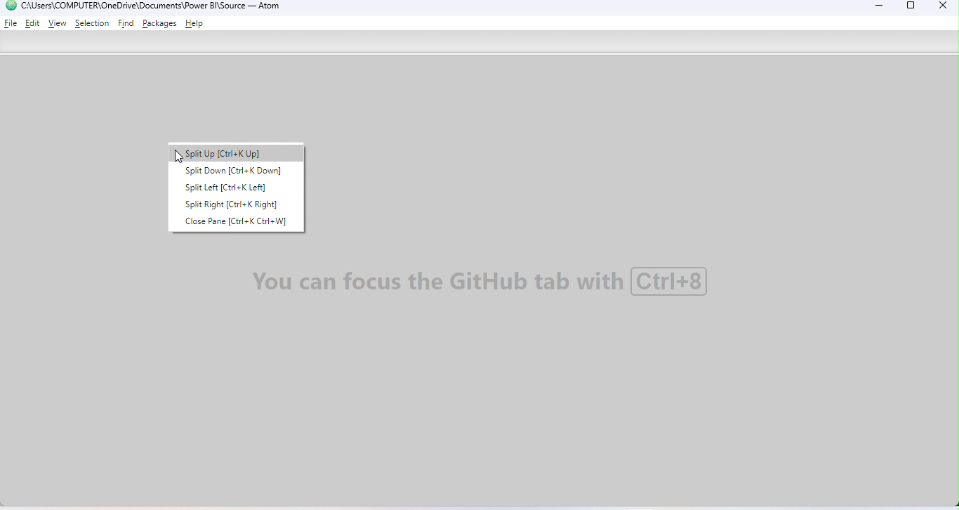 The image size is (959, 510). Describe the element at coordinates (11, 22) in the screenshot. I see `File` at that location.